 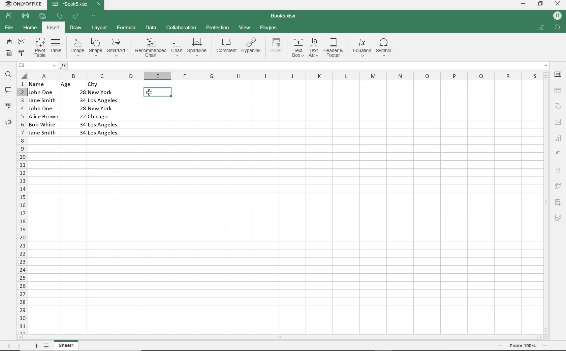 What do you see at coordinates (26, 16) in the screenshot?
I see `PRINT` at bounding box center [26, 16].